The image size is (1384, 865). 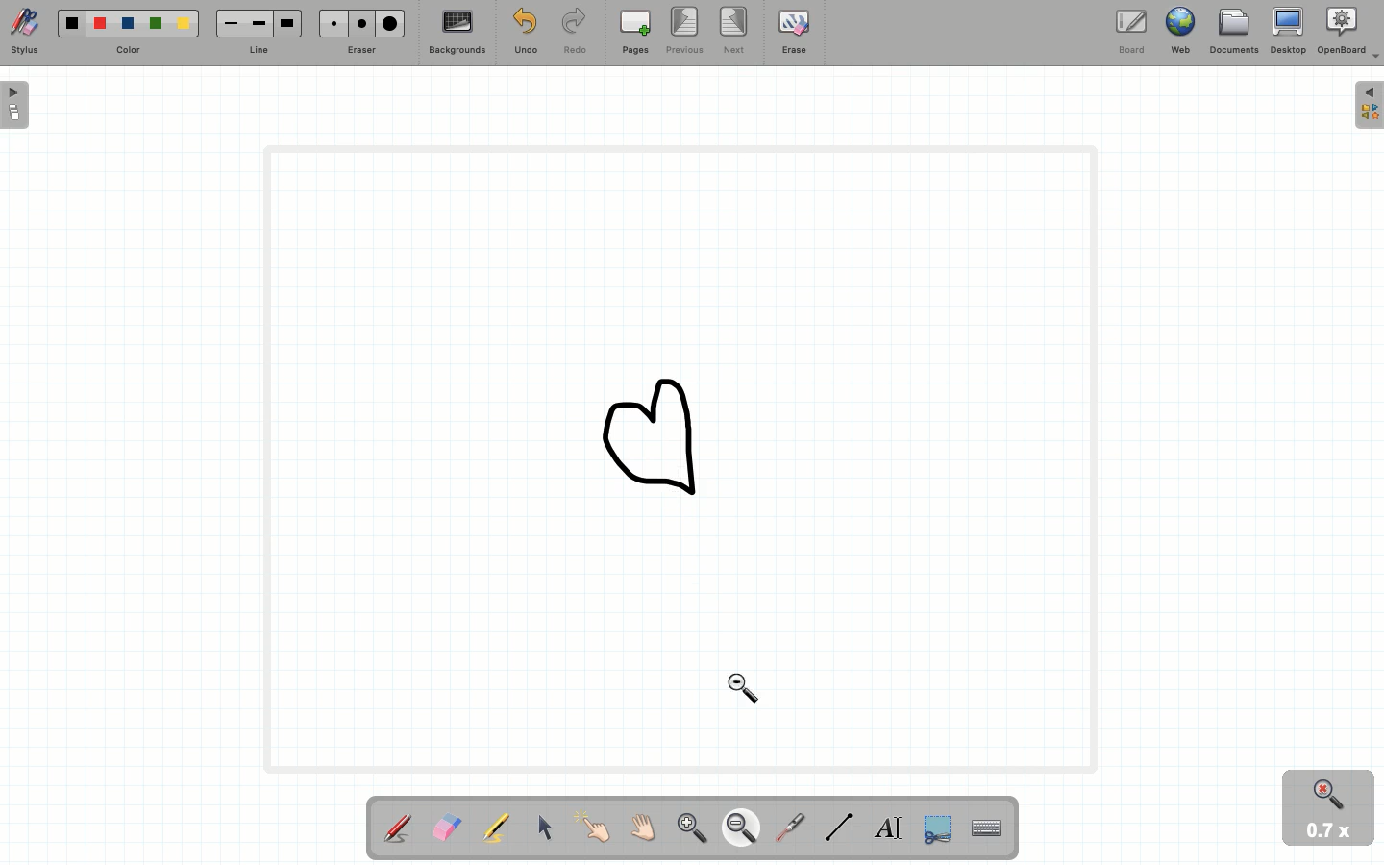 I want to click on Laser pointer, so click(x=791, y=825).